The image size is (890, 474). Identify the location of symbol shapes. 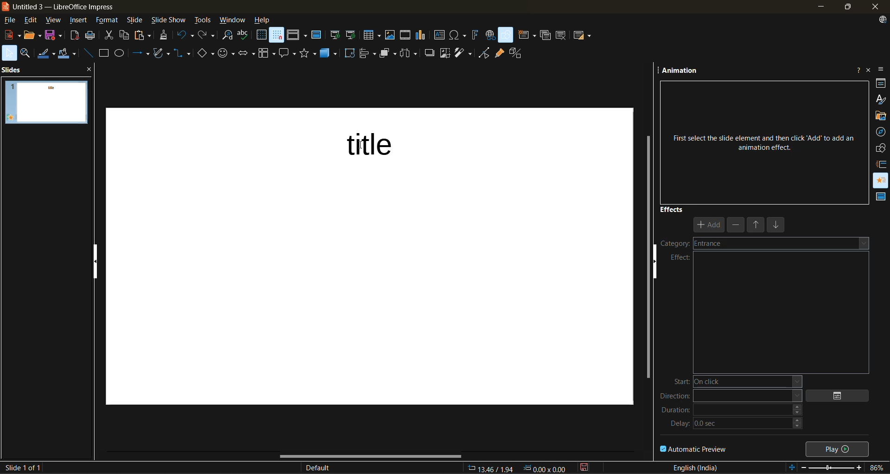
(228, 54).